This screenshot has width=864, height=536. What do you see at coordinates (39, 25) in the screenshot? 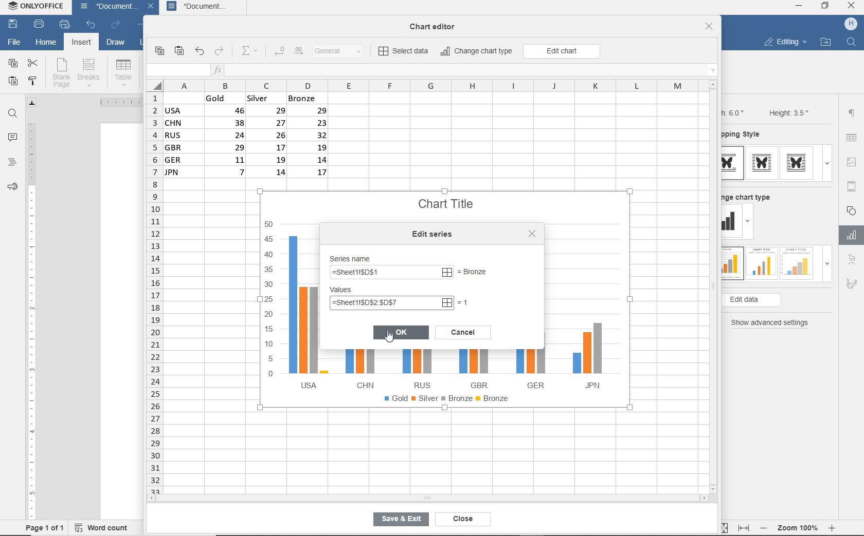
I see `print` at bounding box center [39, 25].